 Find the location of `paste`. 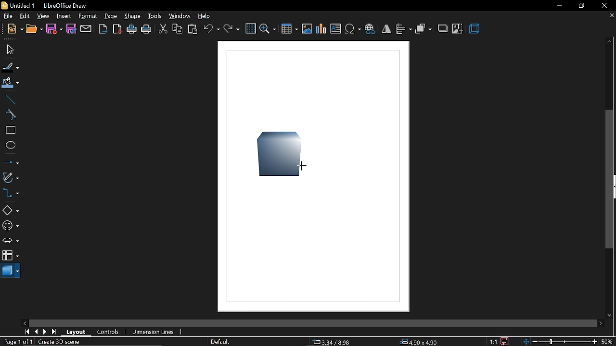

paste is located at coordinates (193, 30).